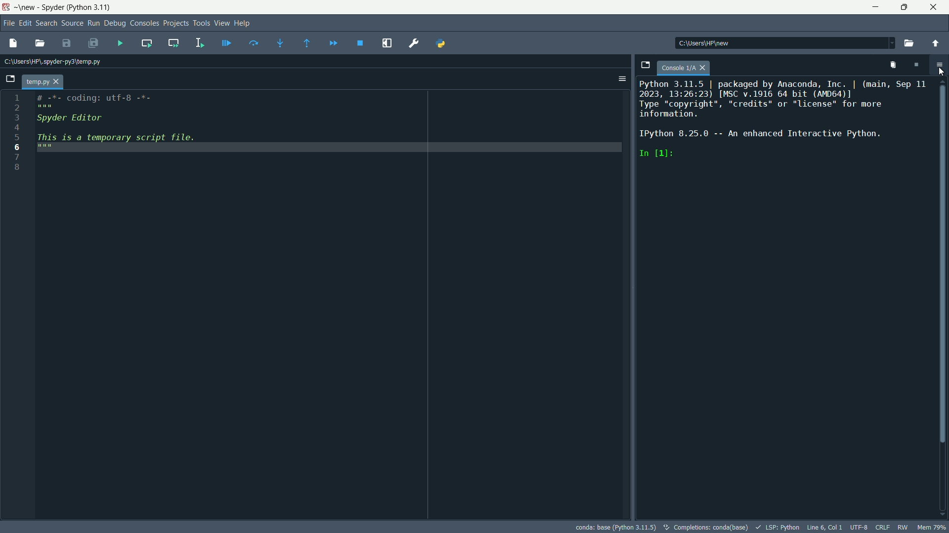 The height and width of the screenshot is (533, 949). What do you see at coordinates (226, 42) in the screenshot?
I see `debug file` at bounding box center [226, 42].